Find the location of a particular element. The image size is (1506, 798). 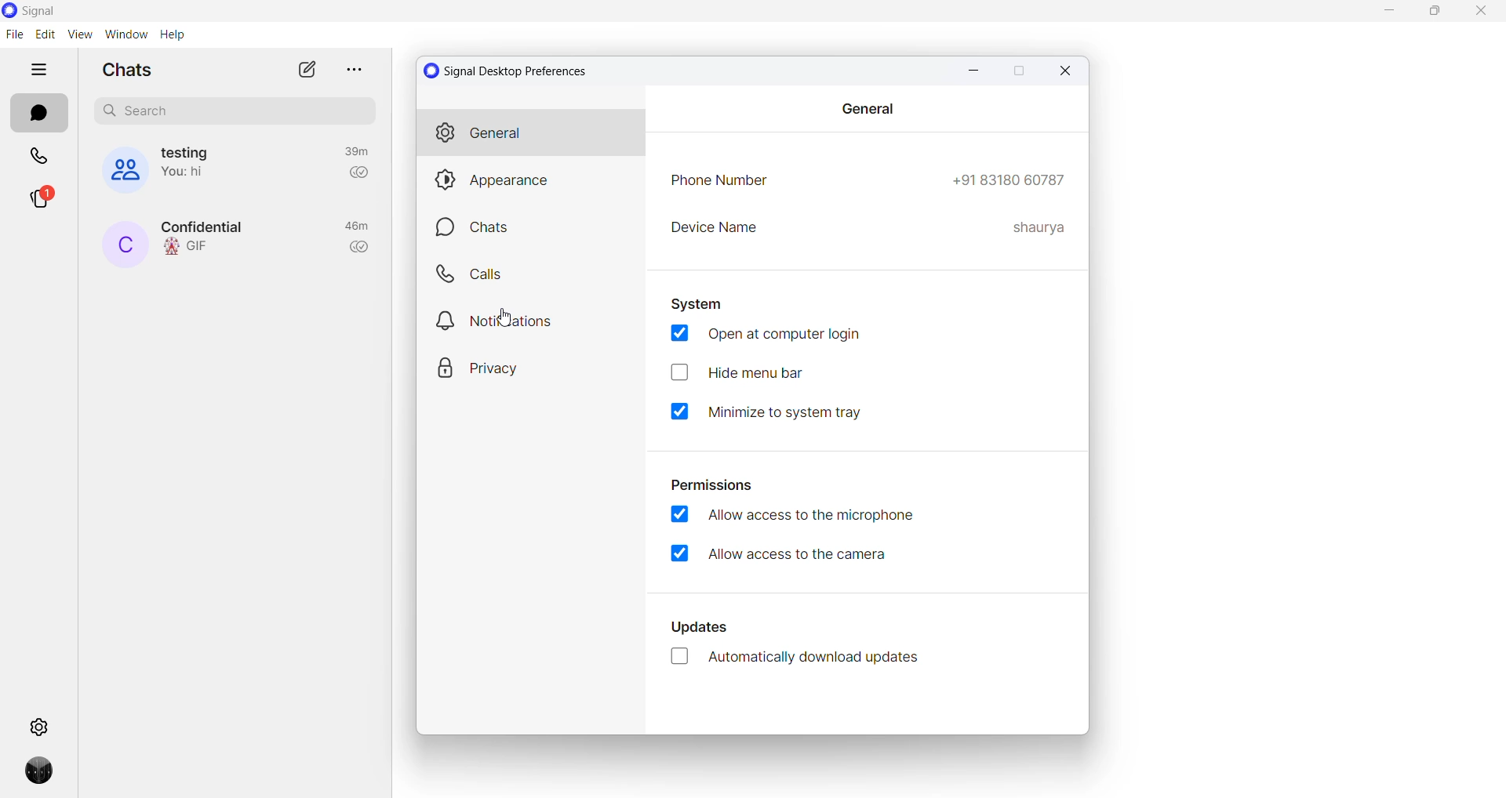

privacy is located at coordinates (529, 363).